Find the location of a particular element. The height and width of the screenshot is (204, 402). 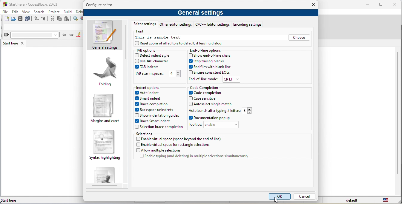

save everything is located at coordinates (29, 20).